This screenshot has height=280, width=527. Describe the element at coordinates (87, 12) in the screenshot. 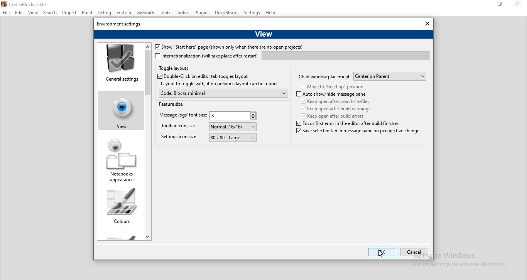

I see `Bulid` at that location.